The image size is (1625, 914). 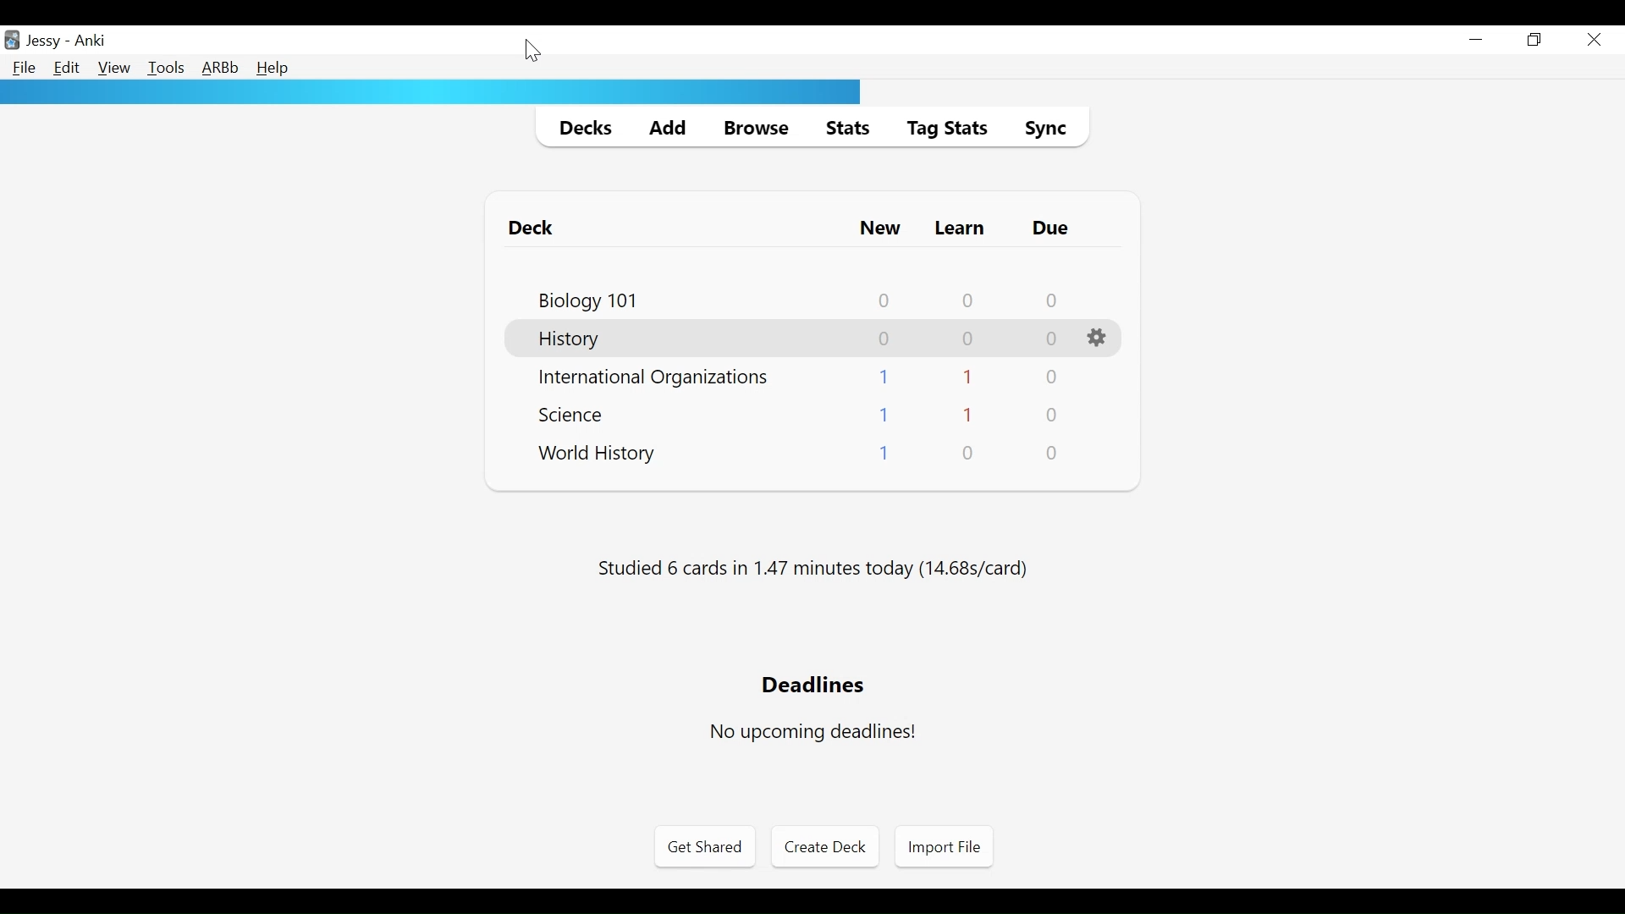 What do you see at coordinates (885, 416) in the screenshot?
I see `New Card Name` at bounding box center [885, 416].